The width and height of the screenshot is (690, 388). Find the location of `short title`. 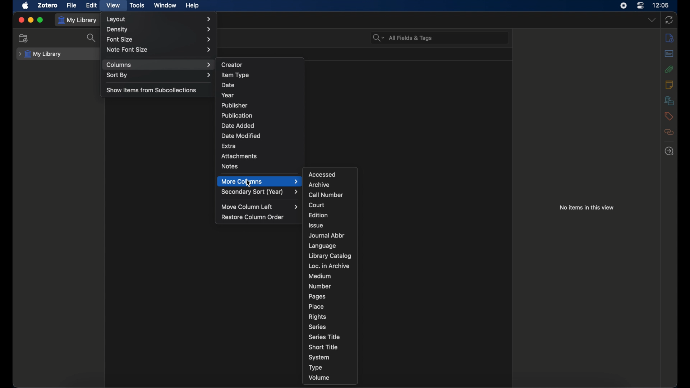

short title is located at coordinates (323, 347).